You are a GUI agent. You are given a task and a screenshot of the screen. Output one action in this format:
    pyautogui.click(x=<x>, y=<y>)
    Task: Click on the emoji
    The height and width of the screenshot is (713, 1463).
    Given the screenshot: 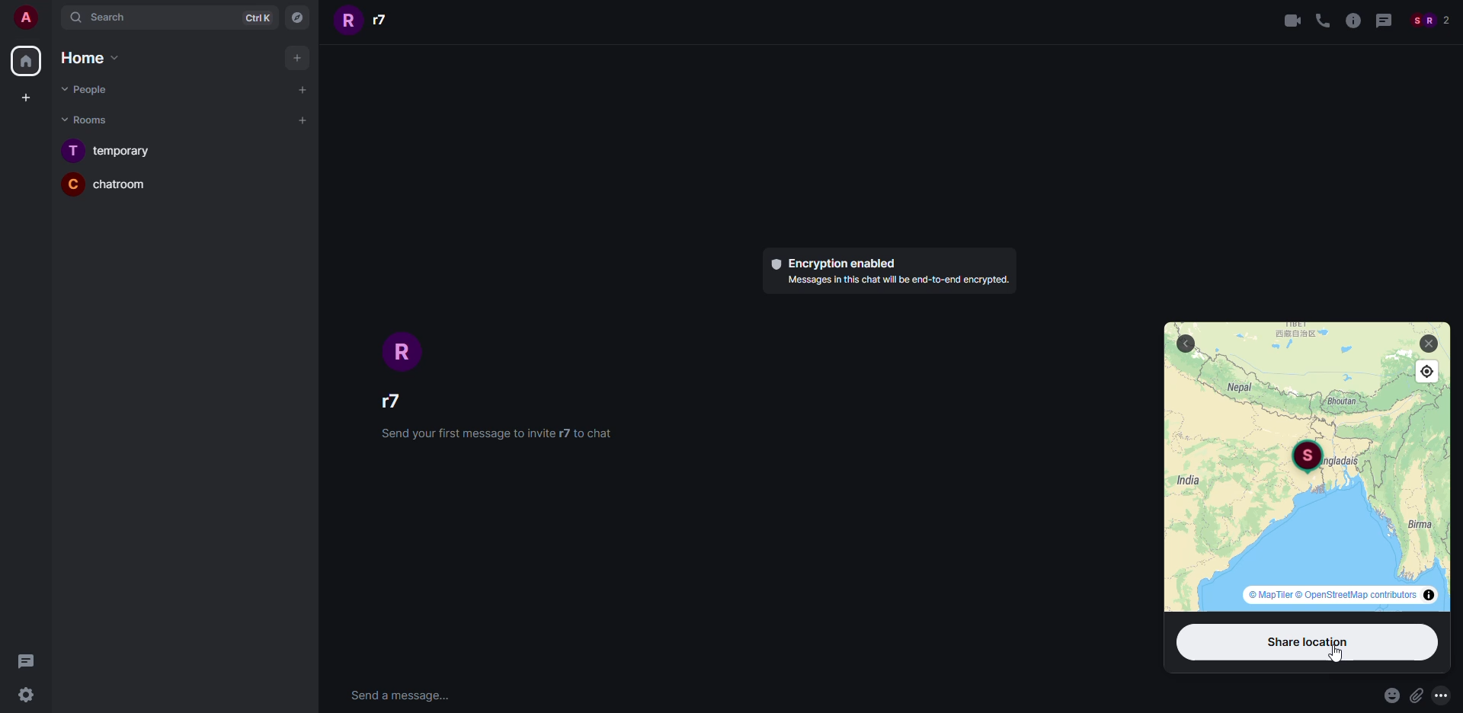 What is the action you would take?
    pyautogui.click(x=1389, y=696)
    